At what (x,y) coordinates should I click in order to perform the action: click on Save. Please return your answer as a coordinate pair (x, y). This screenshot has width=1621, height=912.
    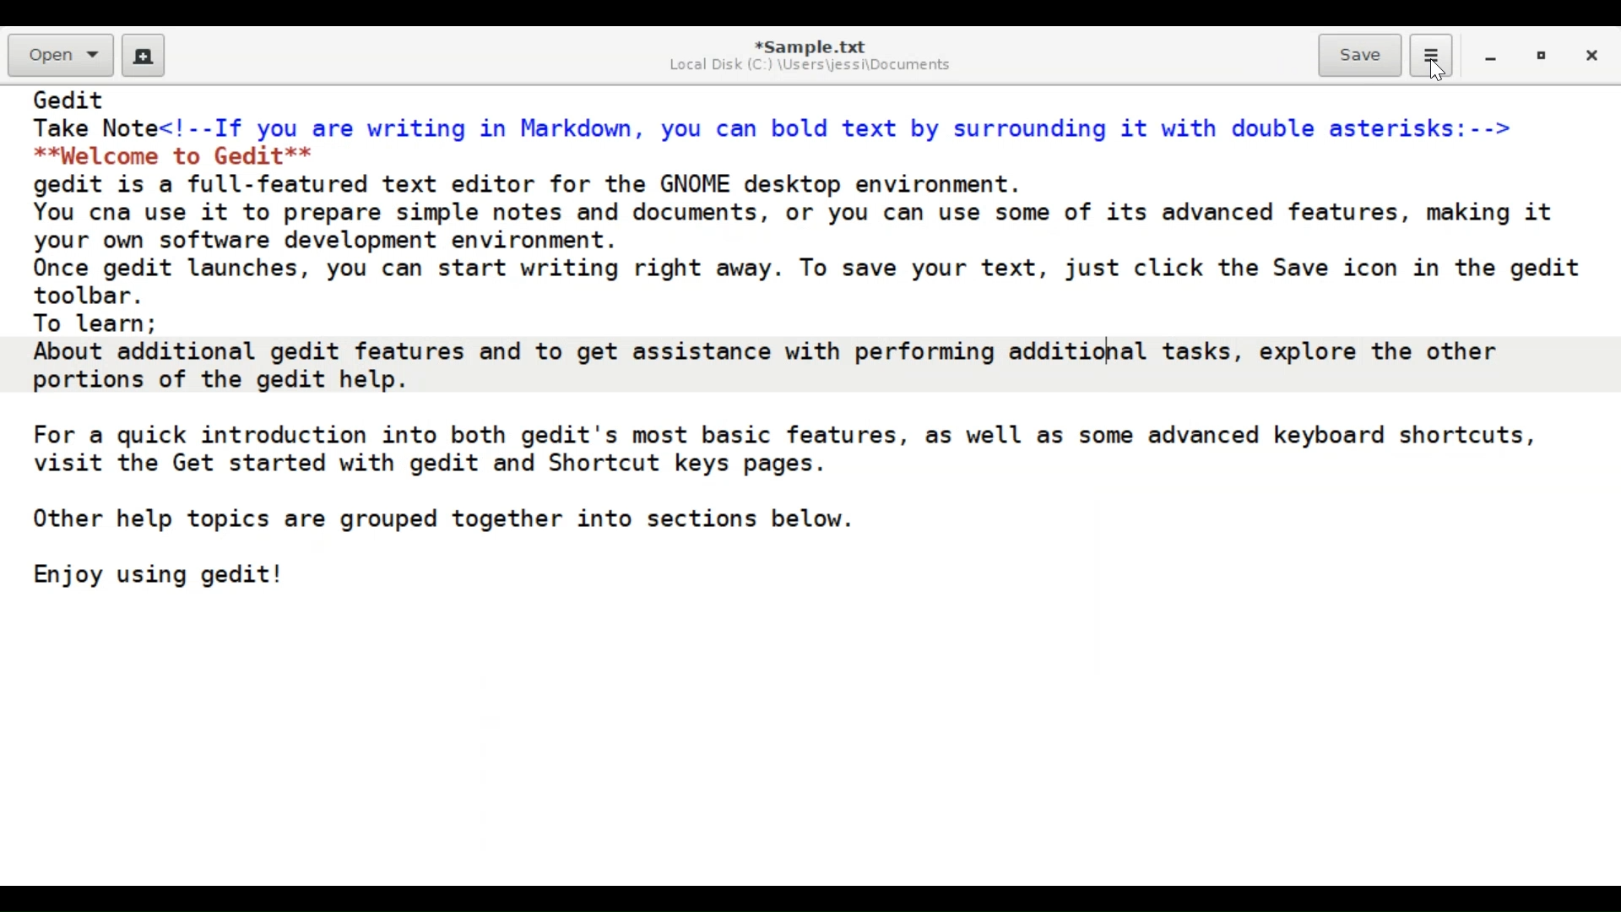
    Looking at the image, I should click on (1360, 53).